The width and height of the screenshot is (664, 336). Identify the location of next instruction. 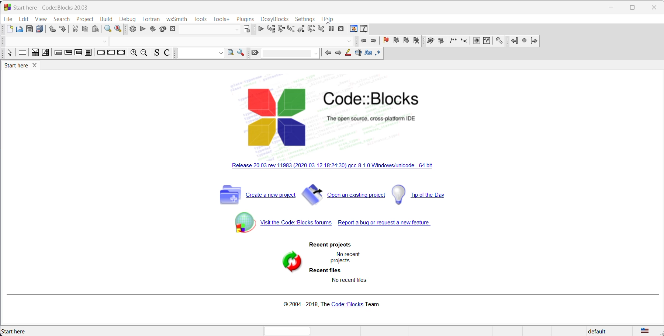
(311, 30).